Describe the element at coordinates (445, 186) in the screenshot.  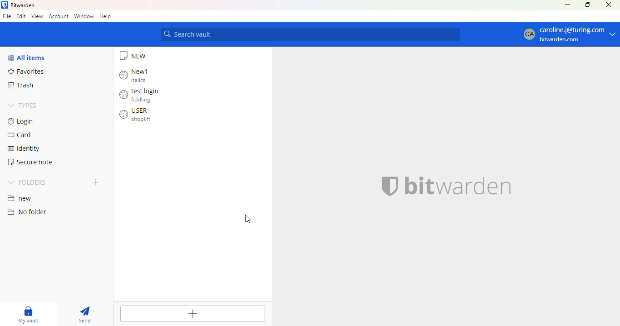
I see `bitwarden` at that location.